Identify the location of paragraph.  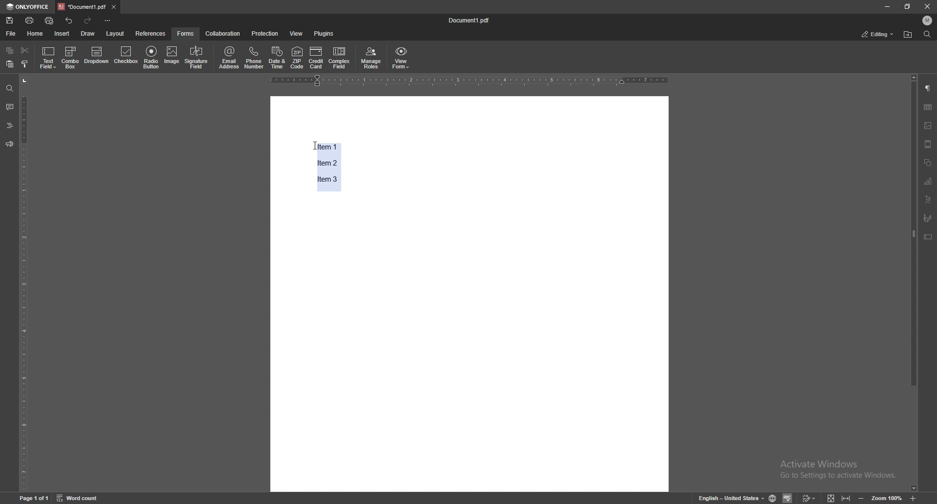
(928, 88).